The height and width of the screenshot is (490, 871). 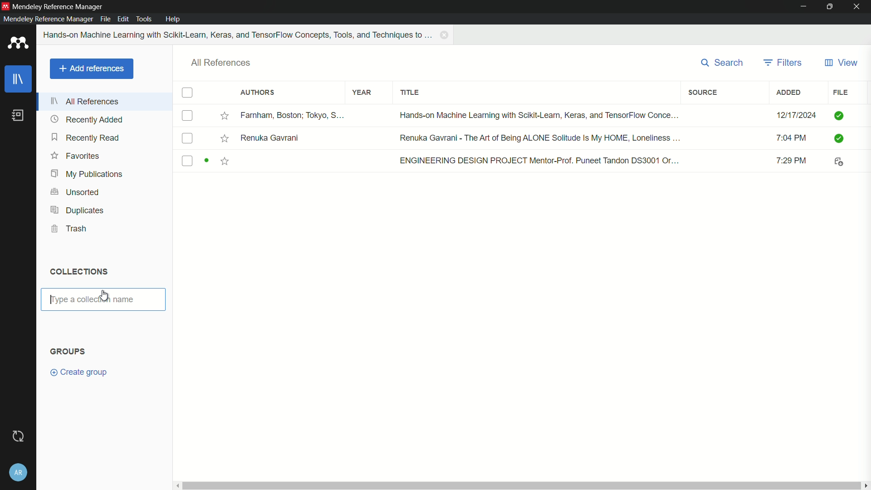 What do you see at coordinates (105, 19) in the screenshot?
I see `file menu` at bounding box center [105, 19].